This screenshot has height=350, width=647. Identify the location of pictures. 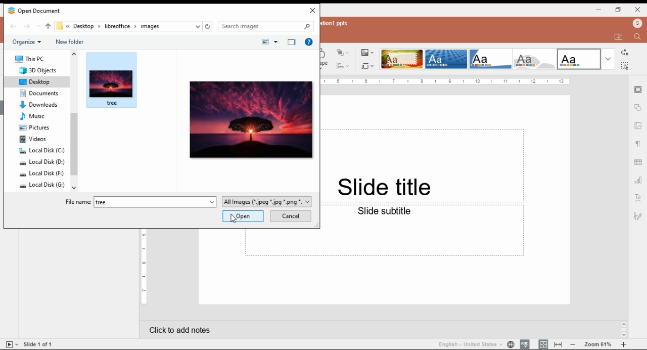
(33, 127).